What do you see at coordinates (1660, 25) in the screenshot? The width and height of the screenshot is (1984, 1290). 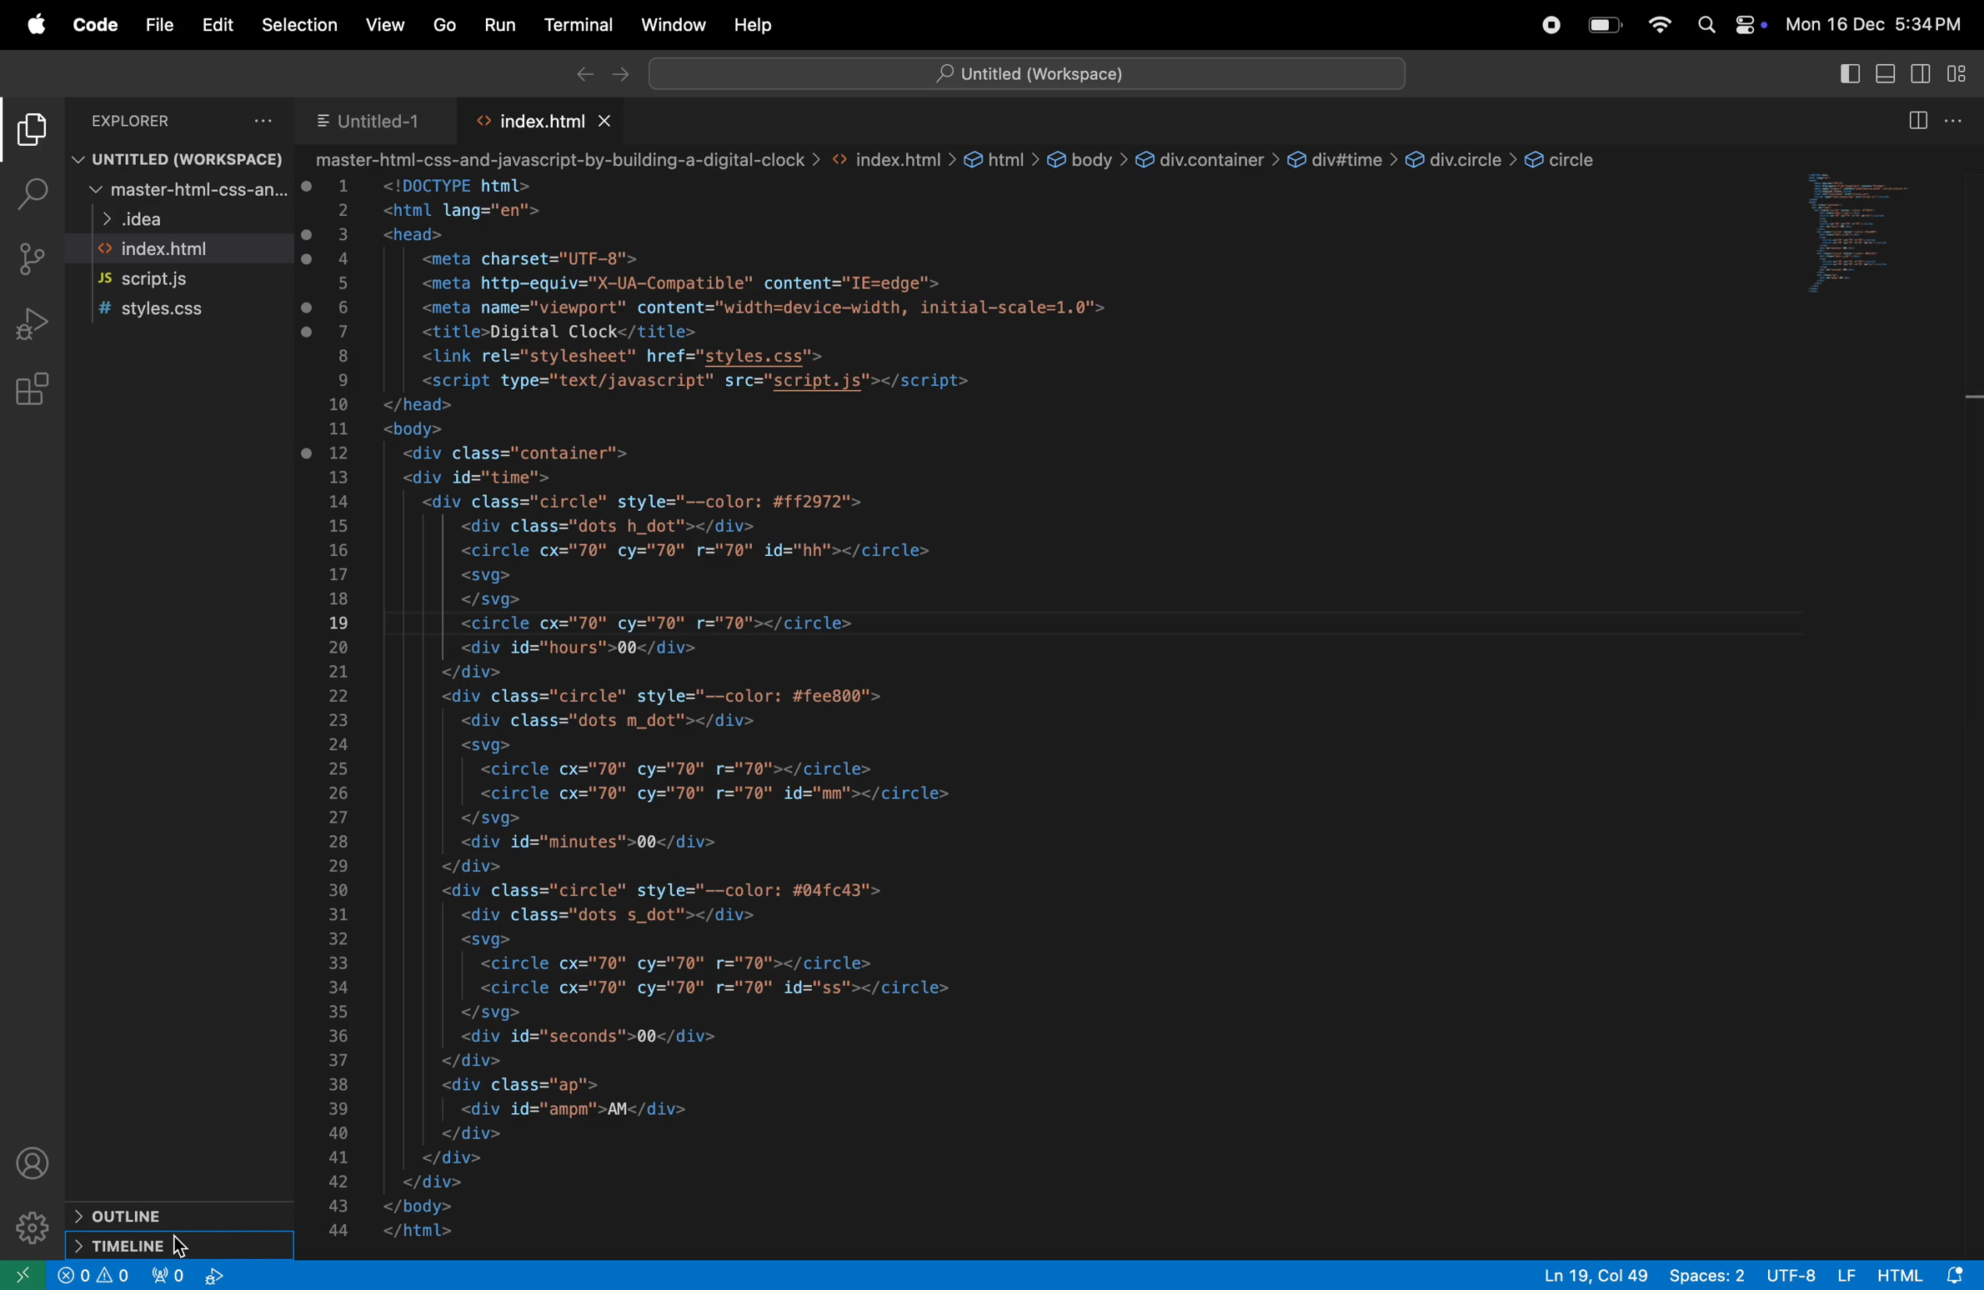 I see `wifi` at bounding box center [1660, 25].